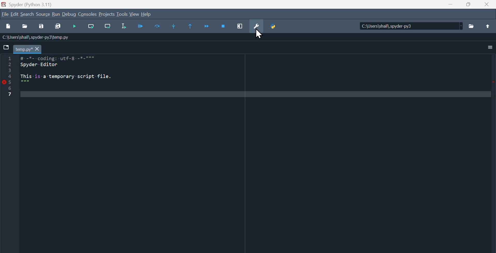 The image size is (496, 253). I want to click on Debug file, so click(75, 27).